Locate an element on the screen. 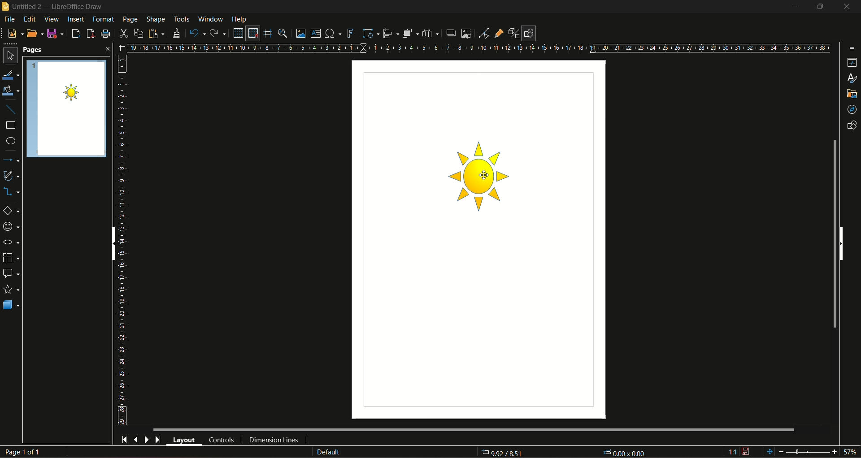 This screenshot has width=861, height=458. size is located at coordinates (623, 453).